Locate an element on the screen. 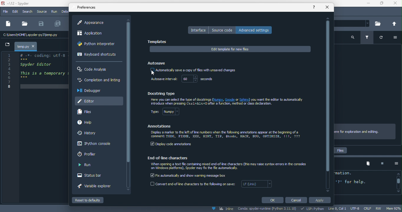 This screenshot has height=212, width=402. maximize is located at coordinates (381, 4).